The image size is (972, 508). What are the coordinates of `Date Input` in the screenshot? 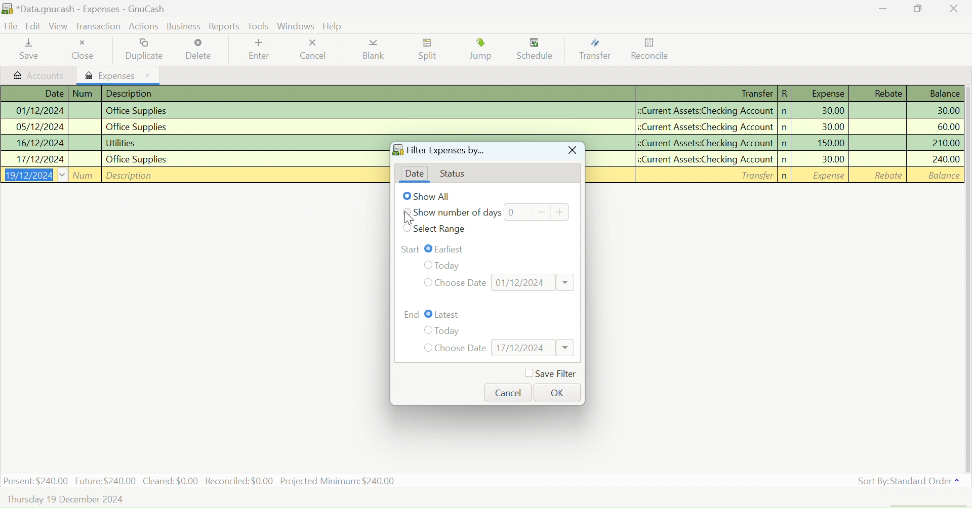 It's located at (533, 348).